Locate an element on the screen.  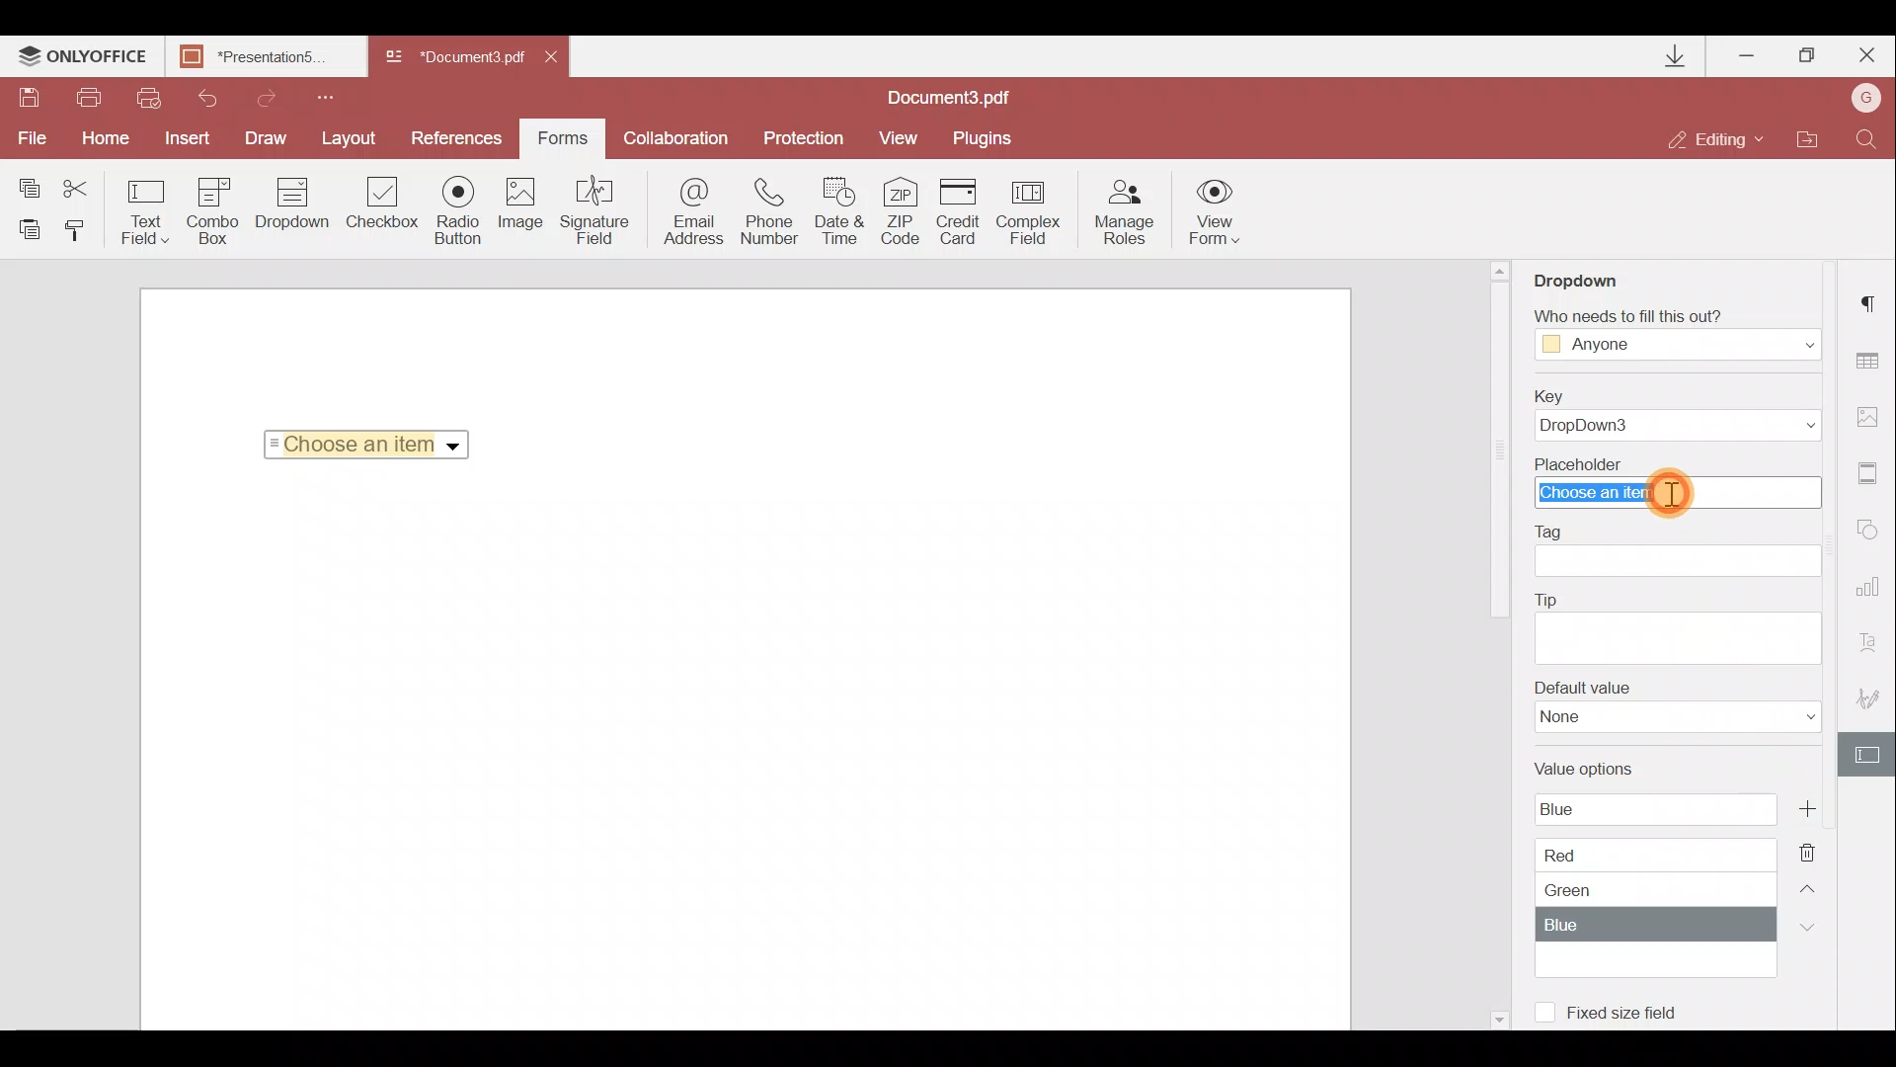
Radio is located at coordinates (461, 211).